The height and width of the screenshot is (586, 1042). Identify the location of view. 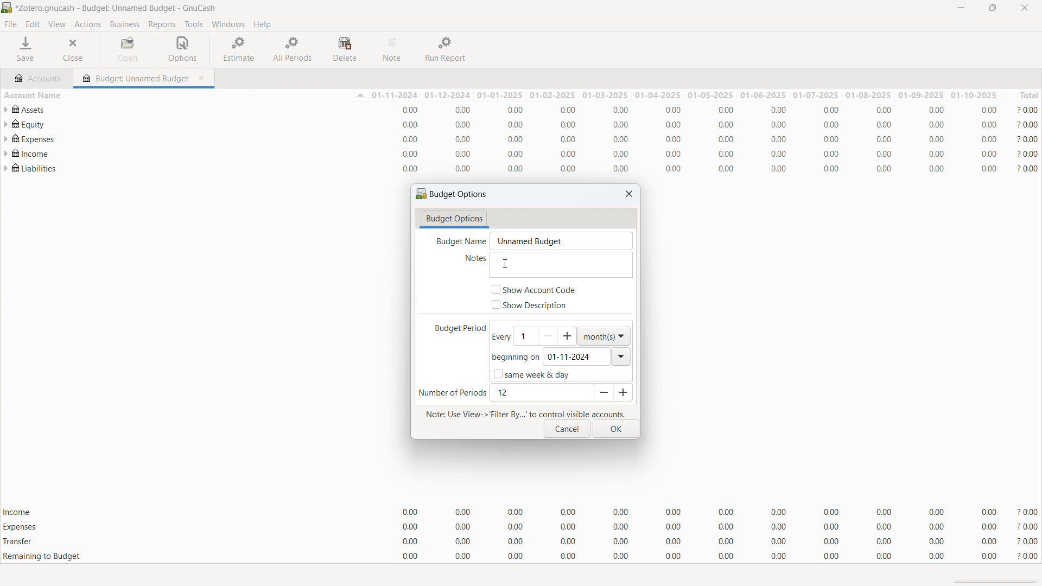
(56, 24).